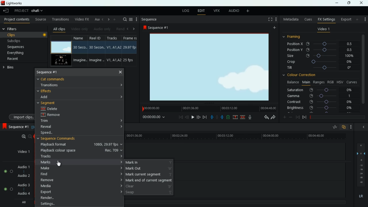 This screenshot has height=207, width=368. What do you see at coordinates (155, 117) in the screenshot?
I see `00:00:00:00(time)` at bounding box center [155, 117].